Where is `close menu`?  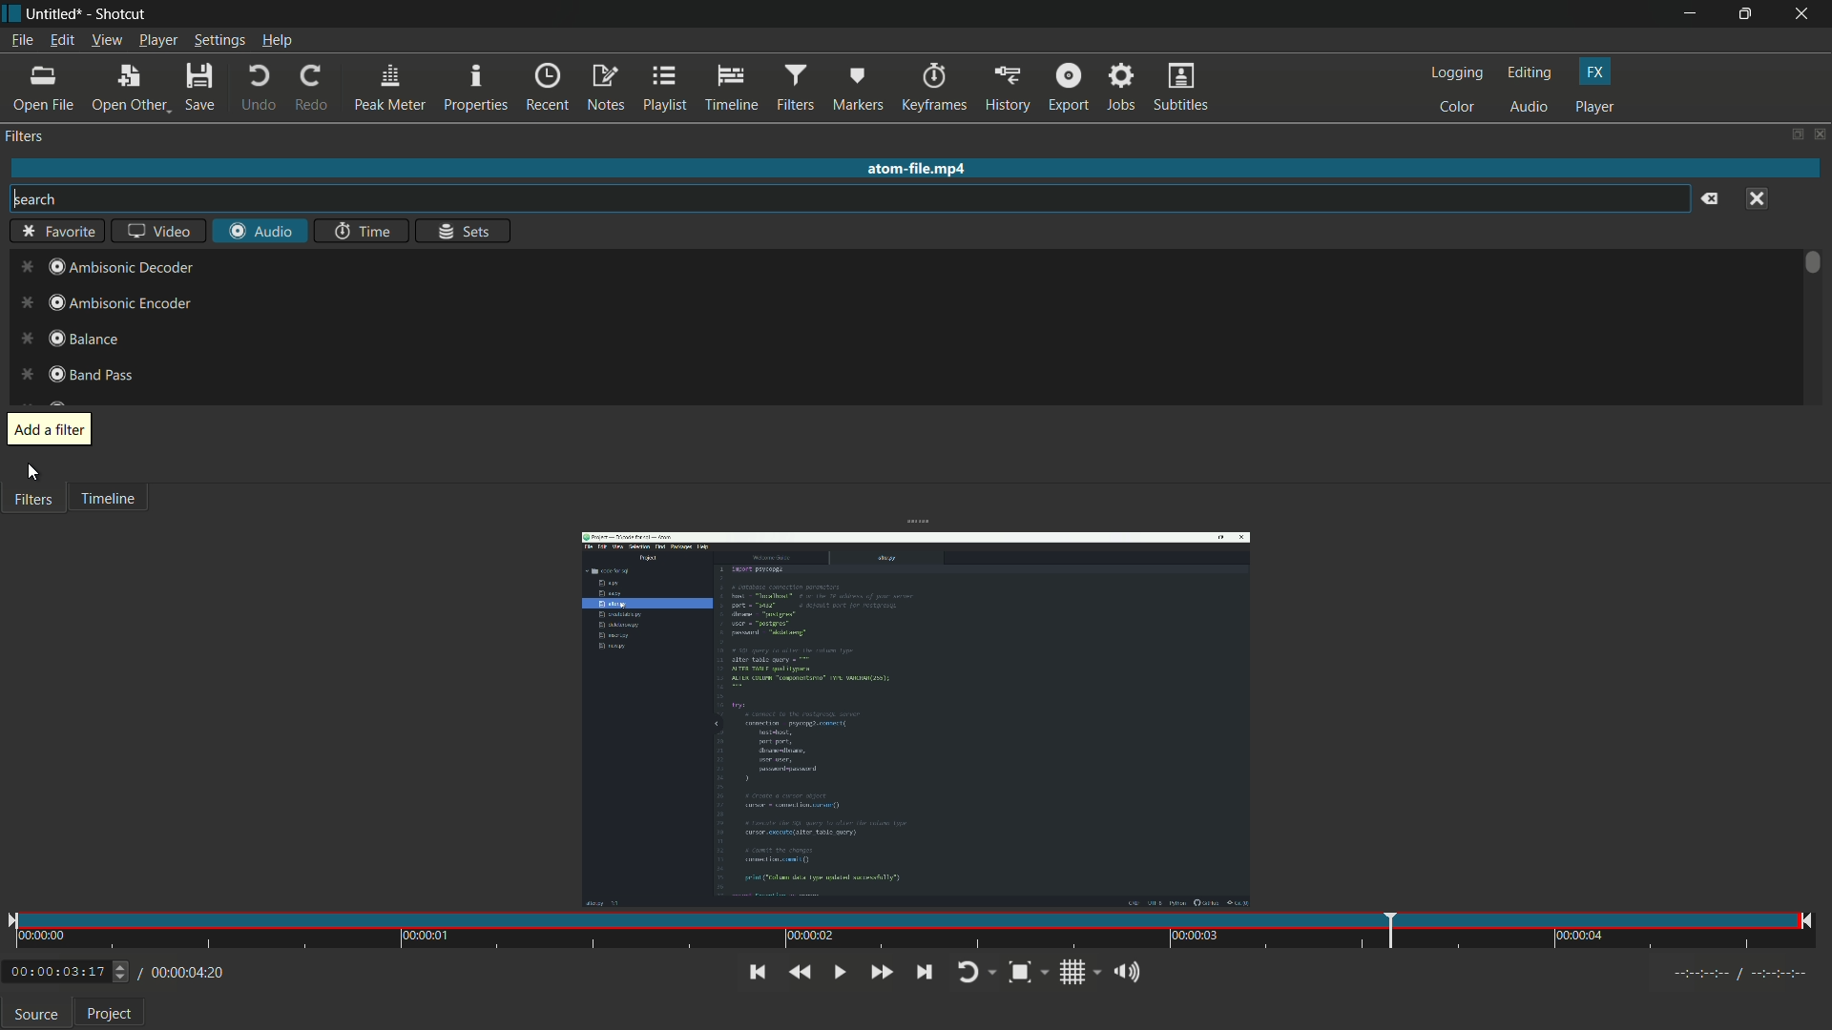 close menu is located at coordinates (1759, 198).